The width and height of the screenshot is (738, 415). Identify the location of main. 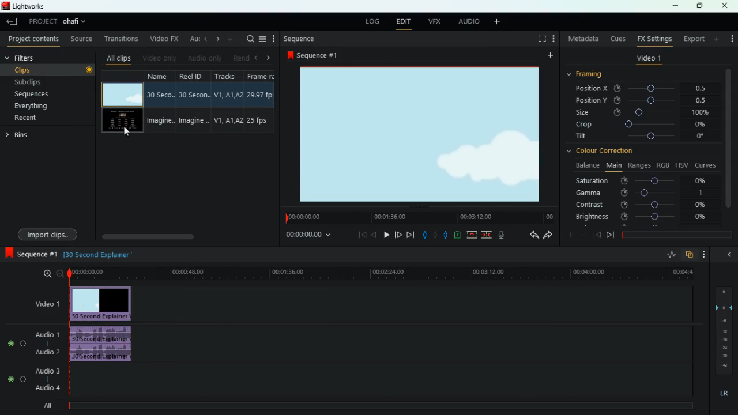
(613, 164).